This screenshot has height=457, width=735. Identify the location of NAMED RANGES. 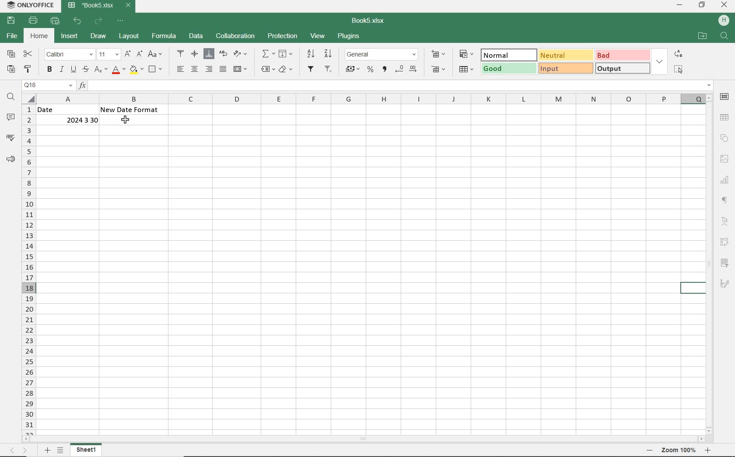
(266, 69).